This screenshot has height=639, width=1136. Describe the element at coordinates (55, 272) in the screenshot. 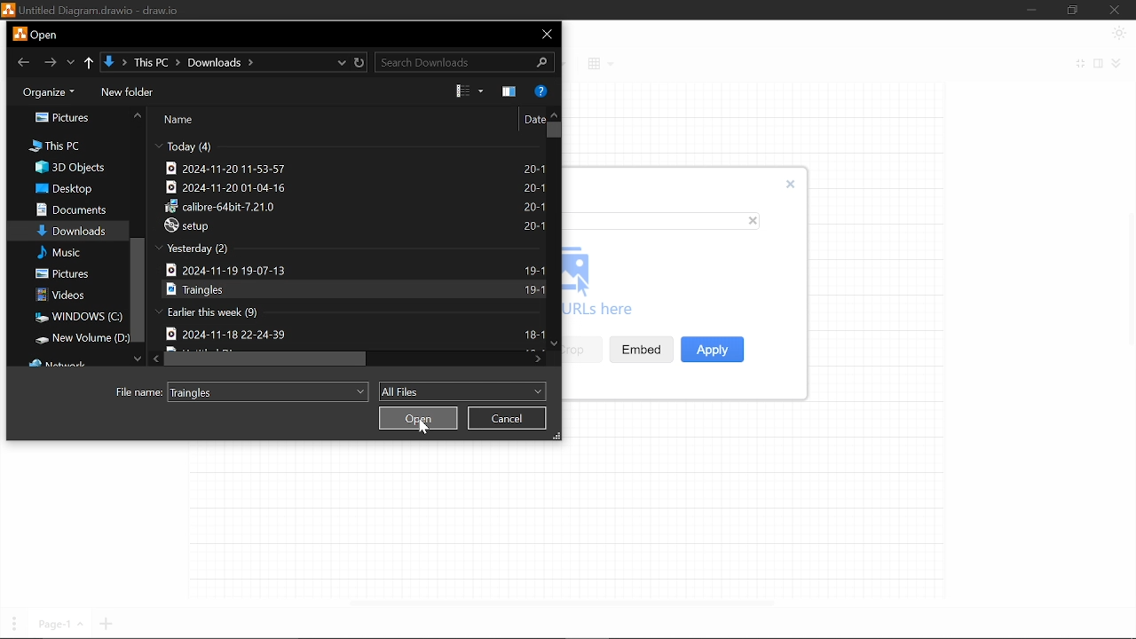

I see `Pictures` at that location.